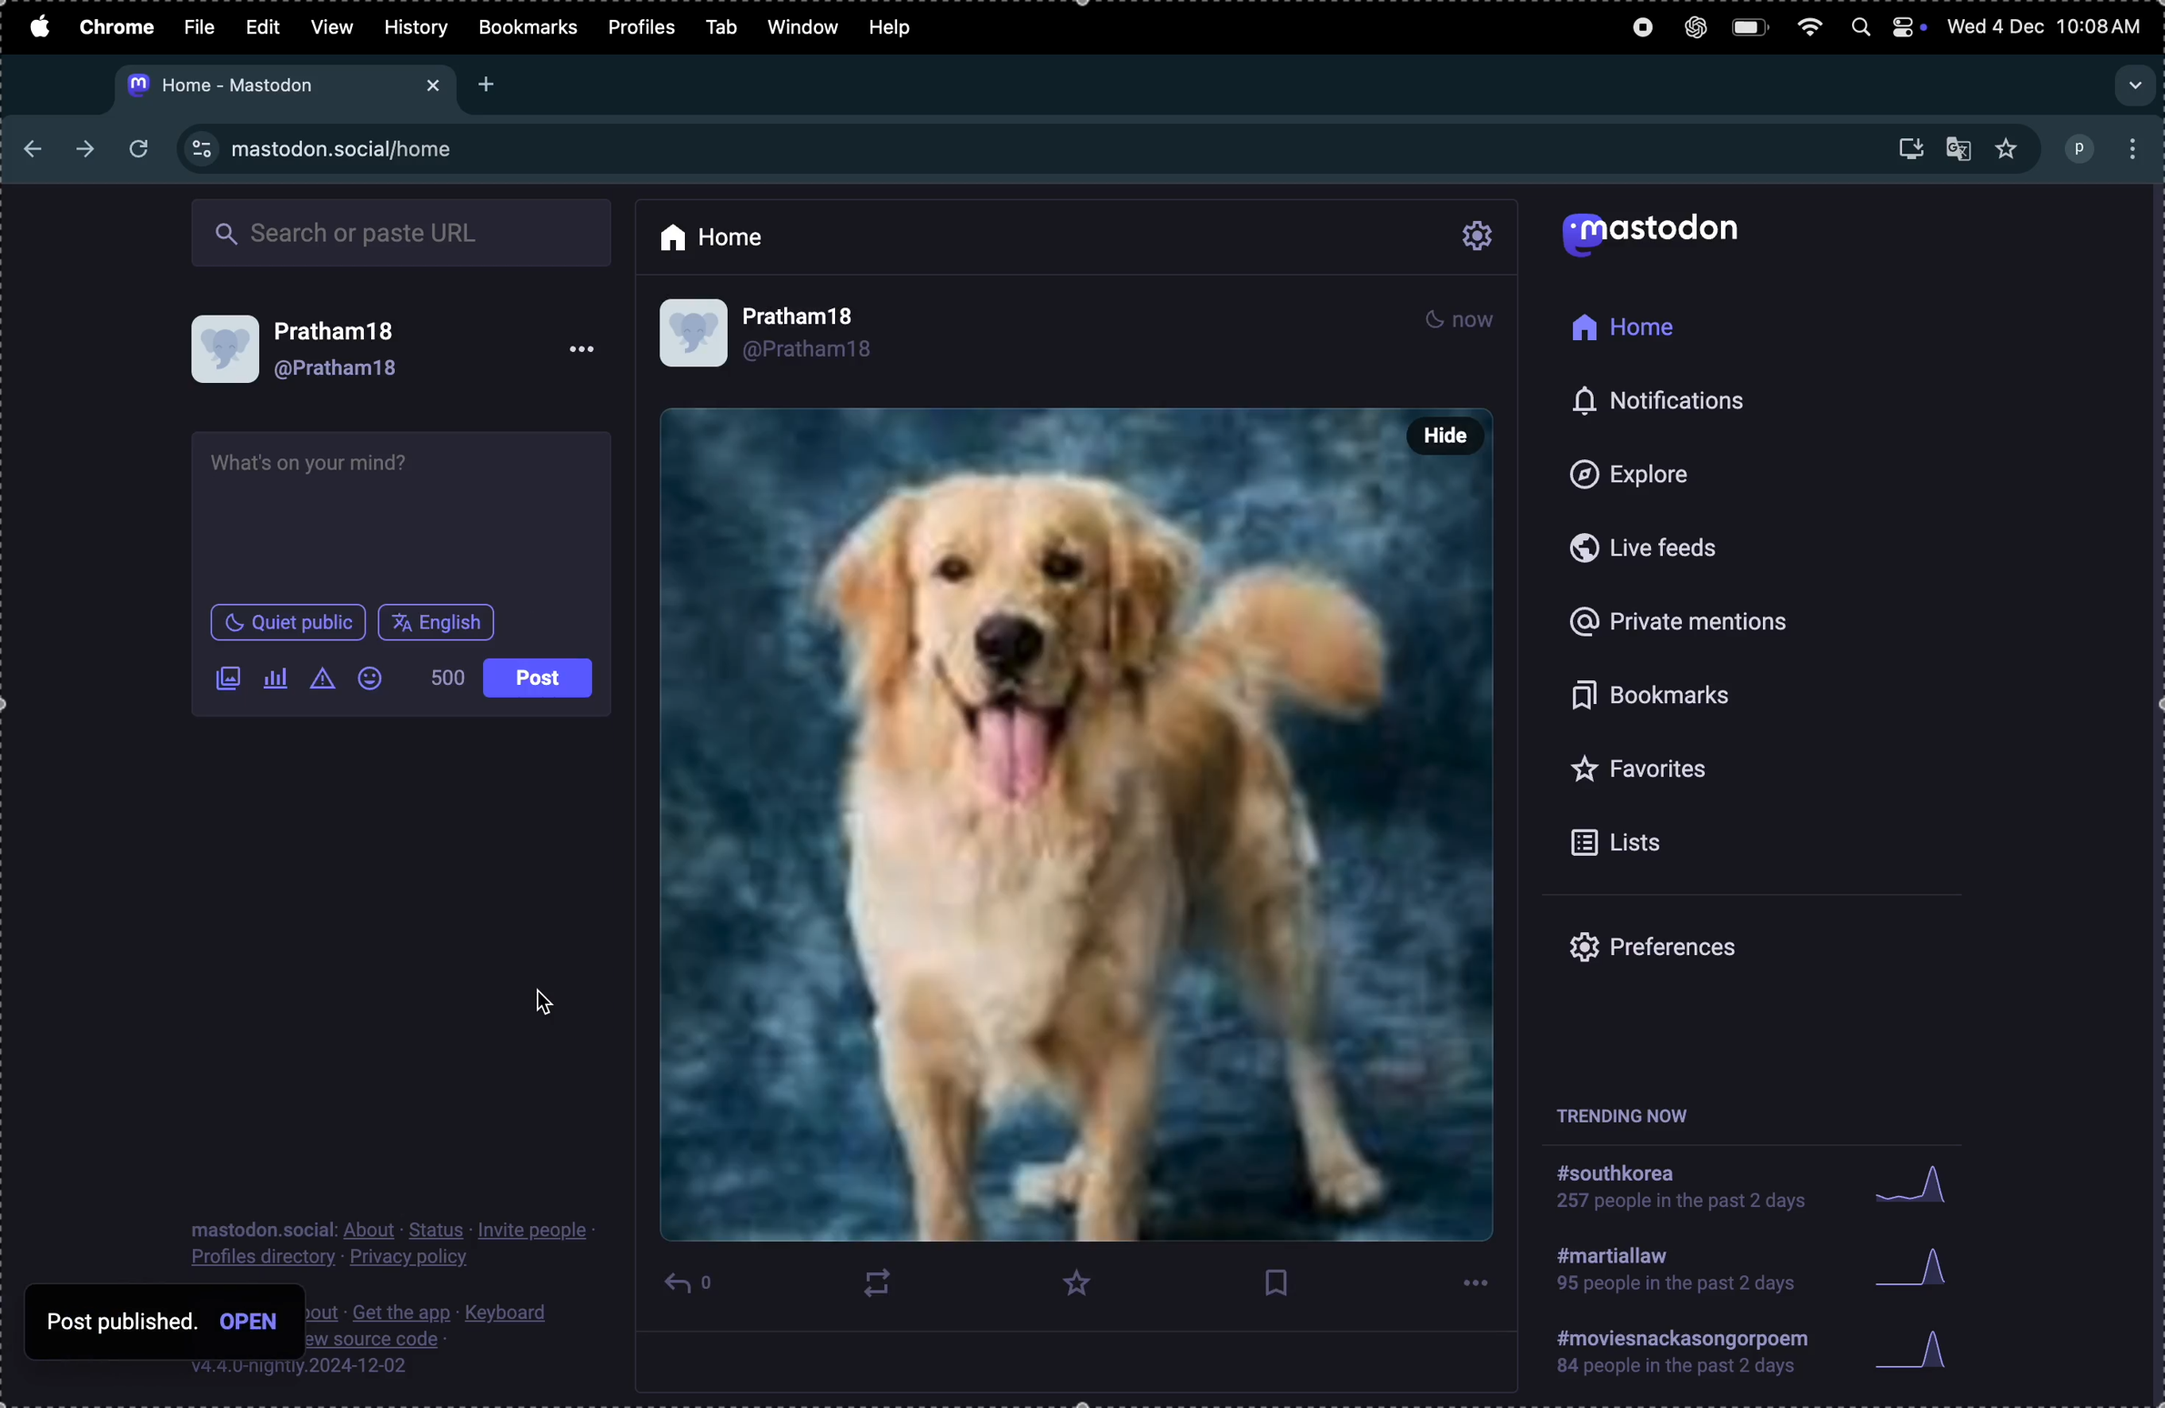 The image size is (2165, 1408). What do you see at coordinates (1886, 25) in the screenshot?
I see `apple widgets` at bounding box center [1886, 25].